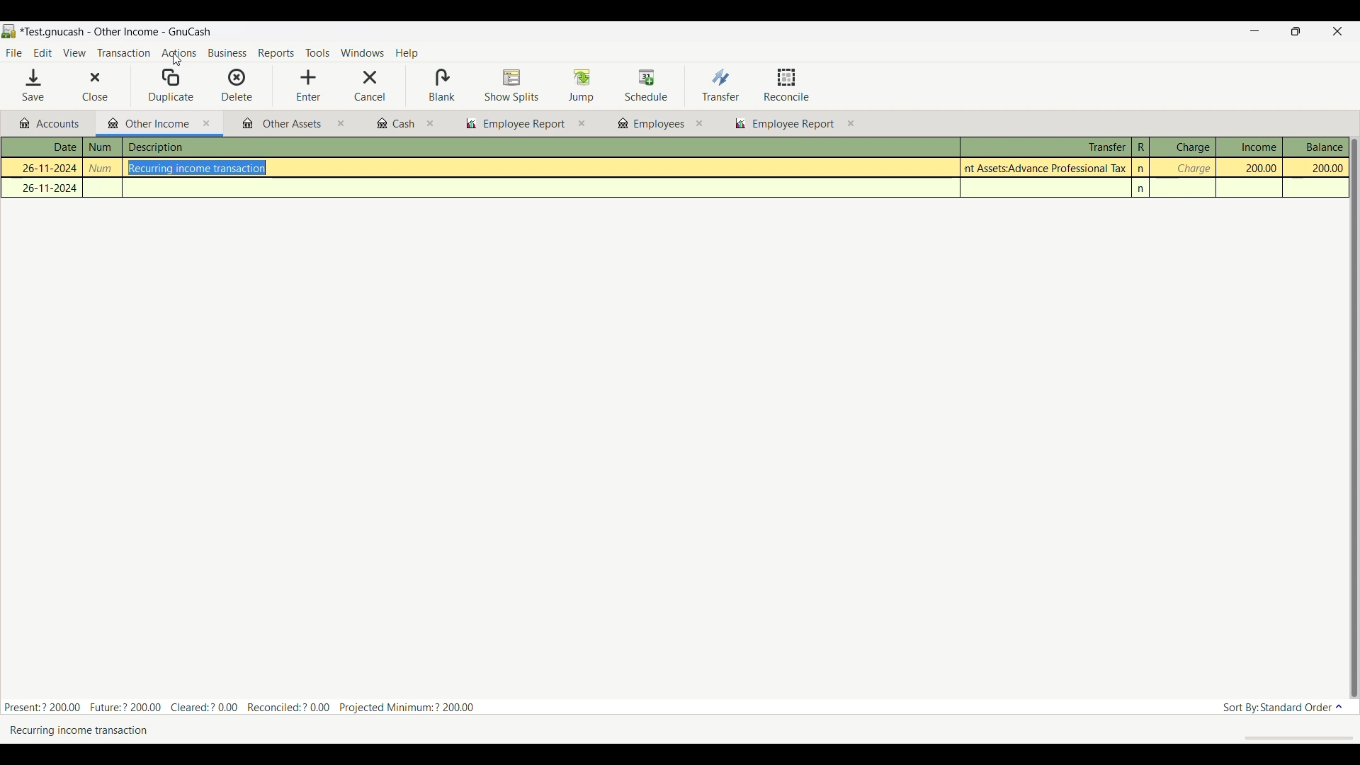  I want to click on Transfer, so click(720, 84).